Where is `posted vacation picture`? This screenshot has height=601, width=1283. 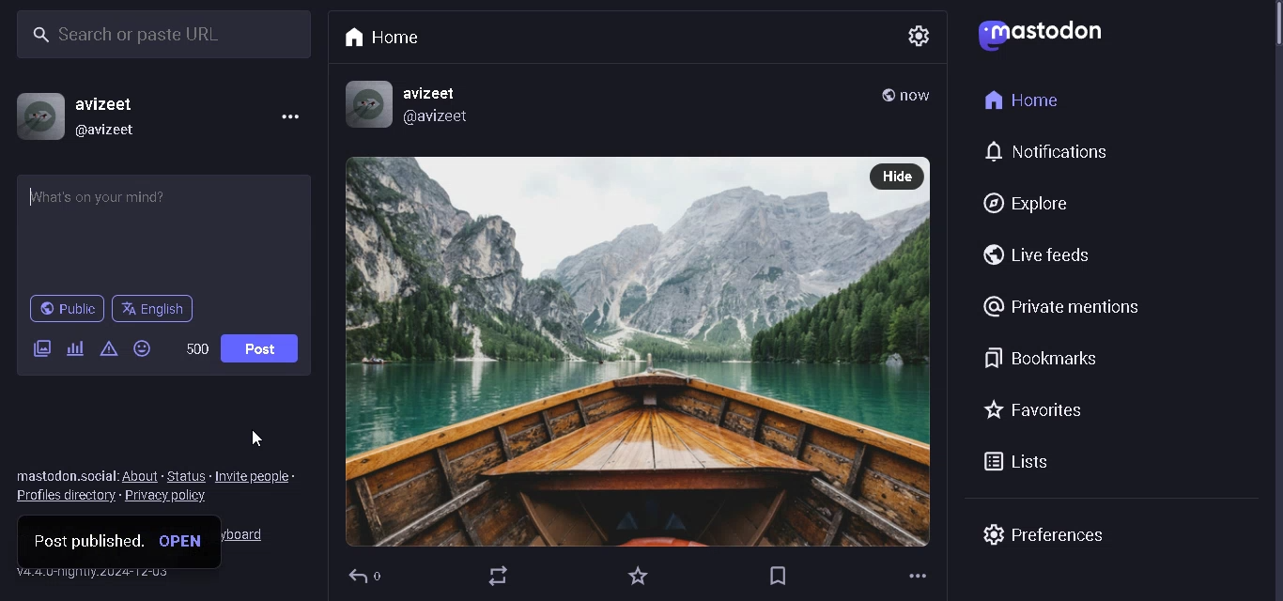 posted vacation picture is located at coordinates (605, 352).